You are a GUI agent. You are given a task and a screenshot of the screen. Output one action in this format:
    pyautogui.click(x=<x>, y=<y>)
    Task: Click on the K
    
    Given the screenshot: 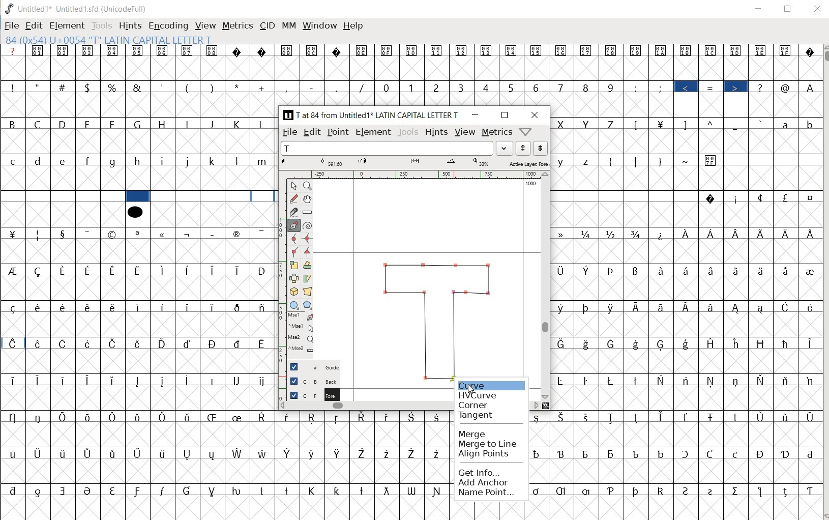 What is the action you would take?
    pyautogui.click(x=239, y=123)
    